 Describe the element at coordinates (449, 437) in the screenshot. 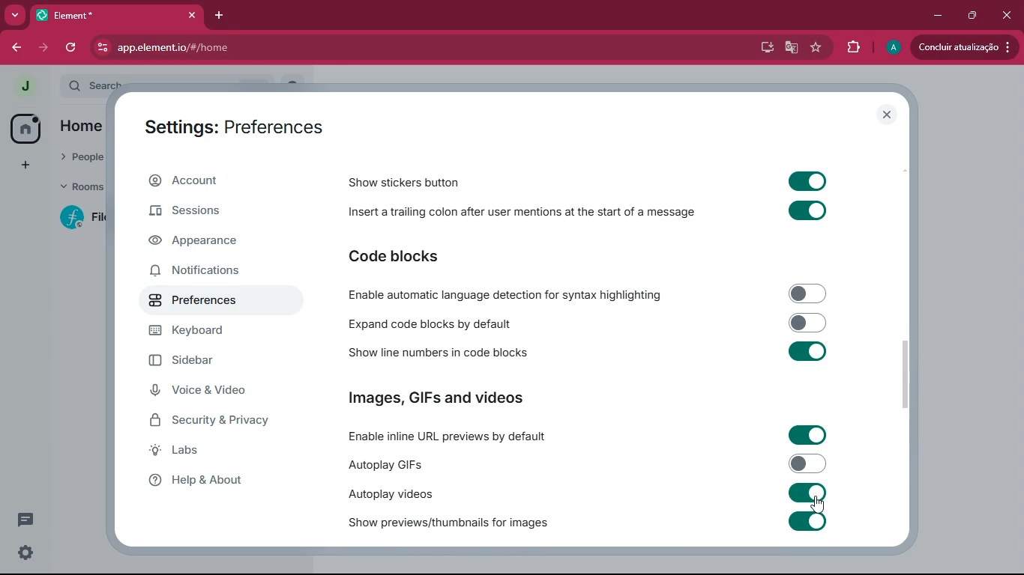

I see `enable inline` at that location.